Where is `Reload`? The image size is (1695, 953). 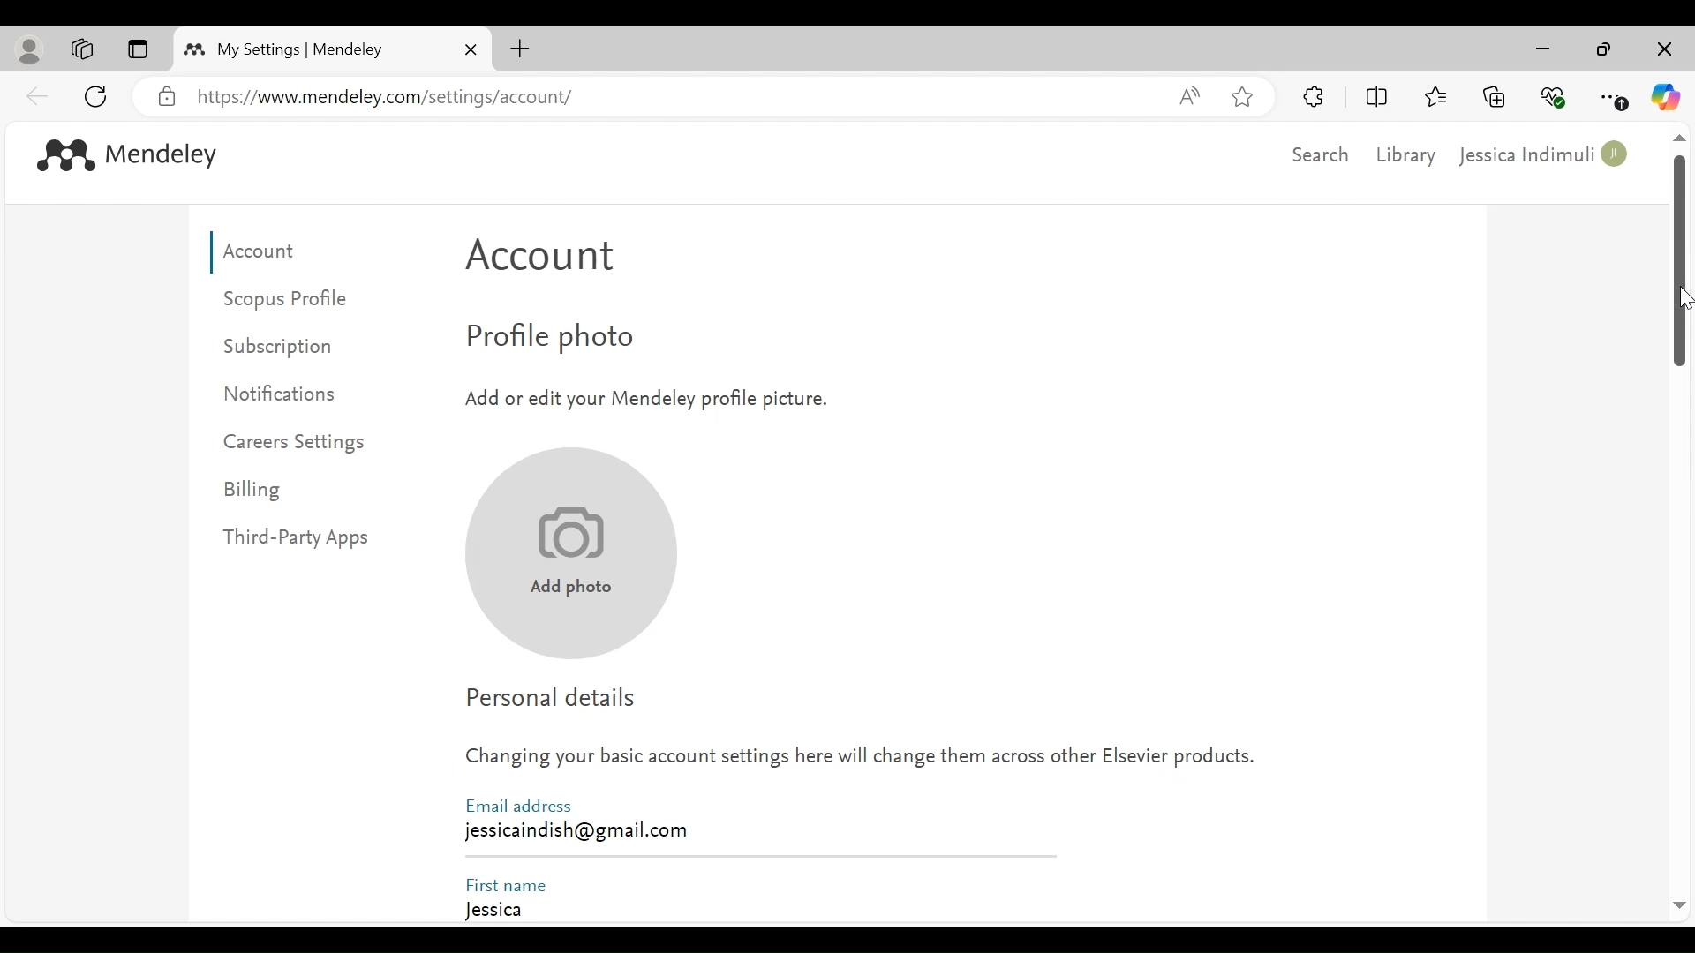 Reload is located at coordinates (99, 94).